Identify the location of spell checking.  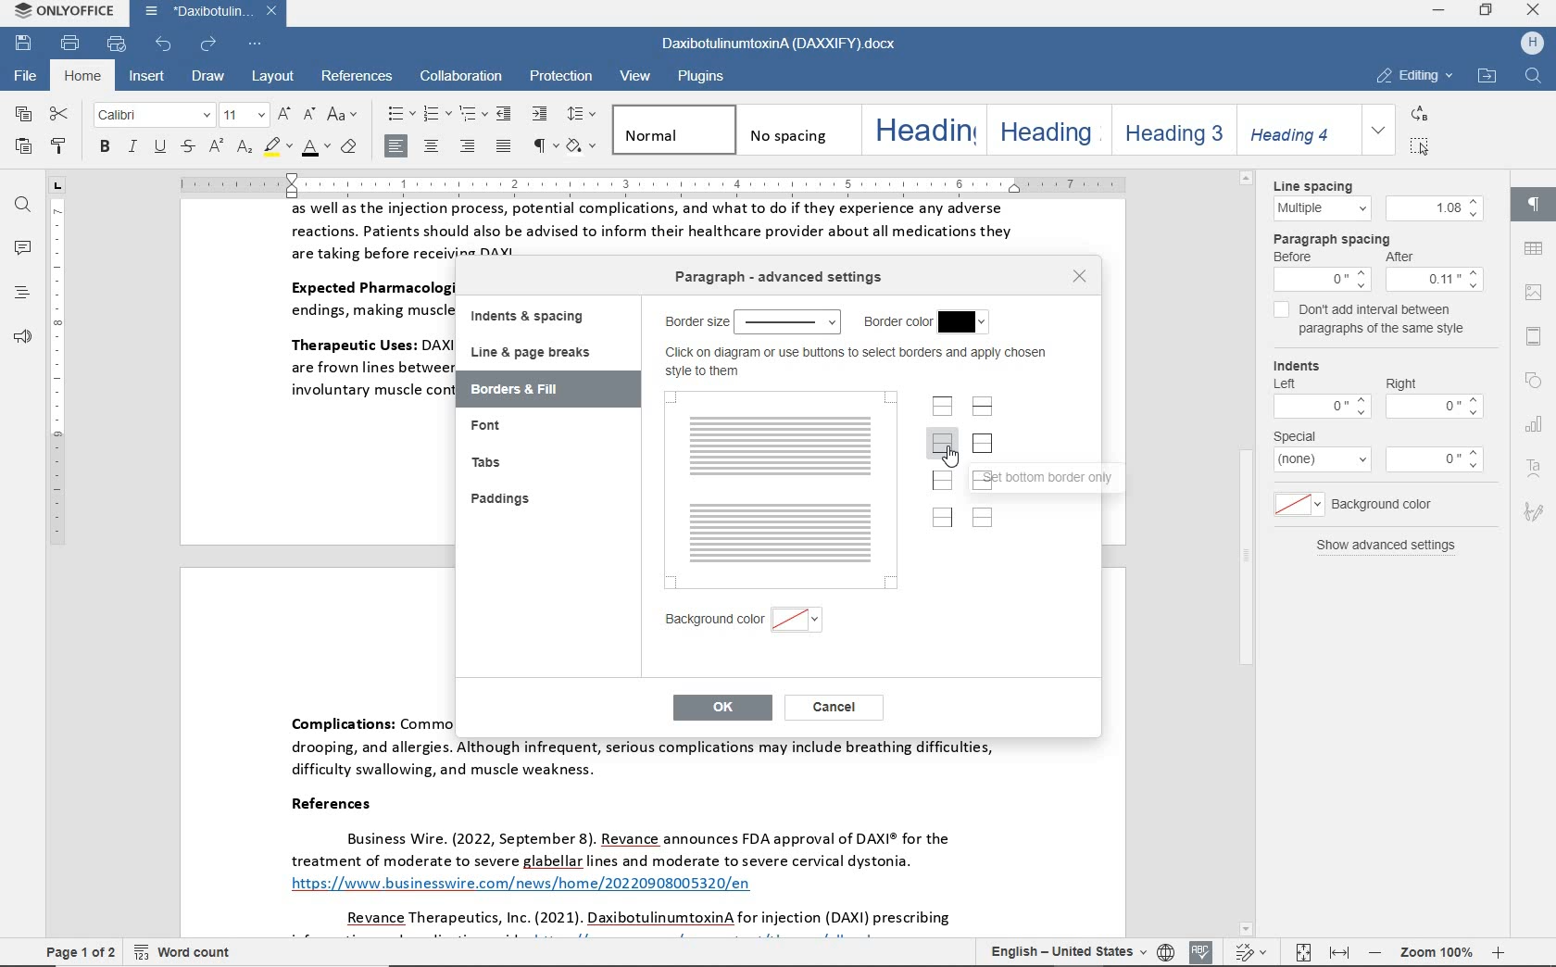
(1202, 952).